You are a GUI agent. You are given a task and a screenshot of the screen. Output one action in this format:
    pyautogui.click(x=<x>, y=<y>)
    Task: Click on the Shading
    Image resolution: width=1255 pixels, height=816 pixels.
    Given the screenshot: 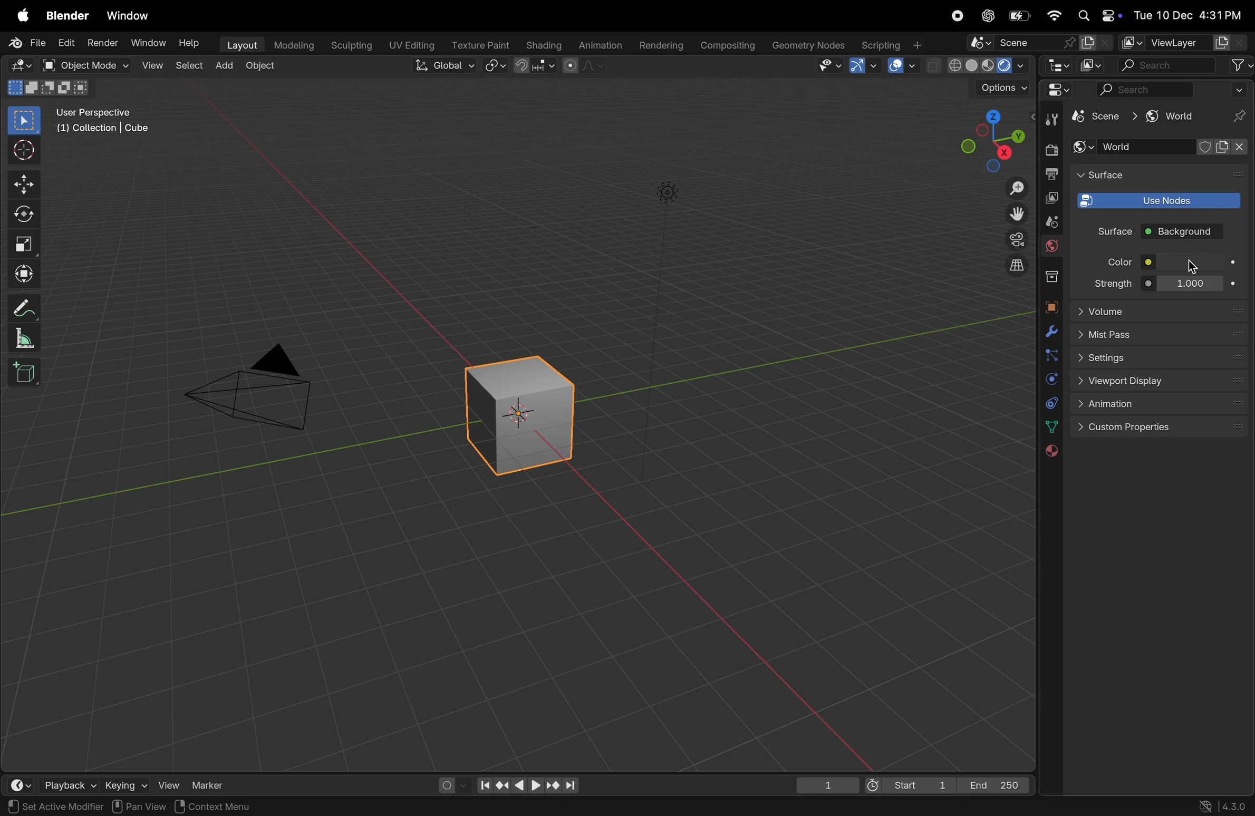 What is the action you would take?
    pyautogui.click(x=542, y=45)
    